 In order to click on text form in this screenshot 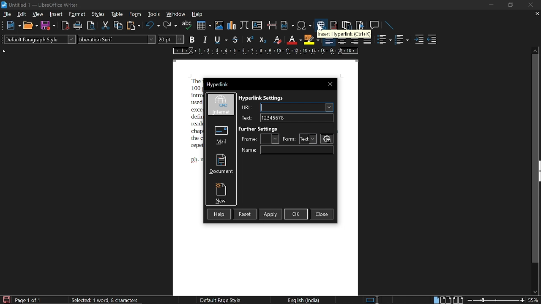, I will do `click(308, 139)`.